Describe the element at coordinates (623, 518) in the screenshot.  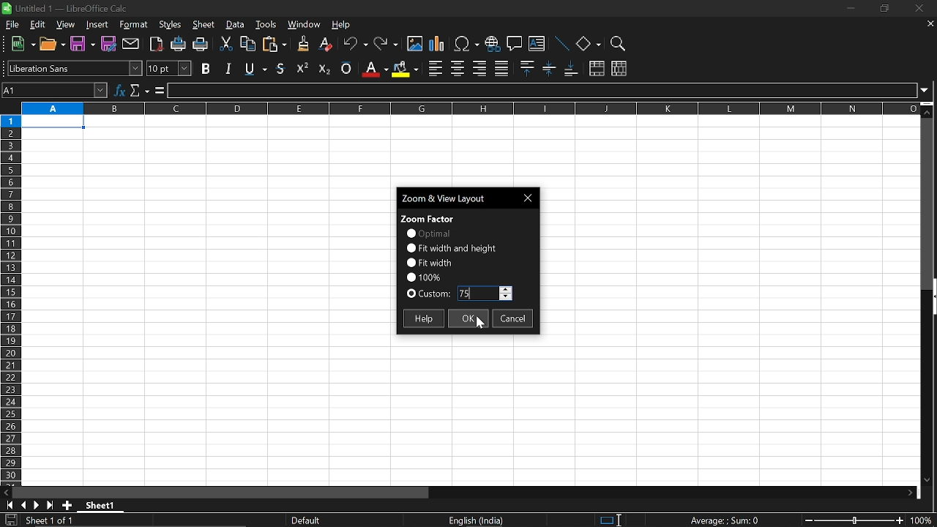
I see `Cursor` at that location.